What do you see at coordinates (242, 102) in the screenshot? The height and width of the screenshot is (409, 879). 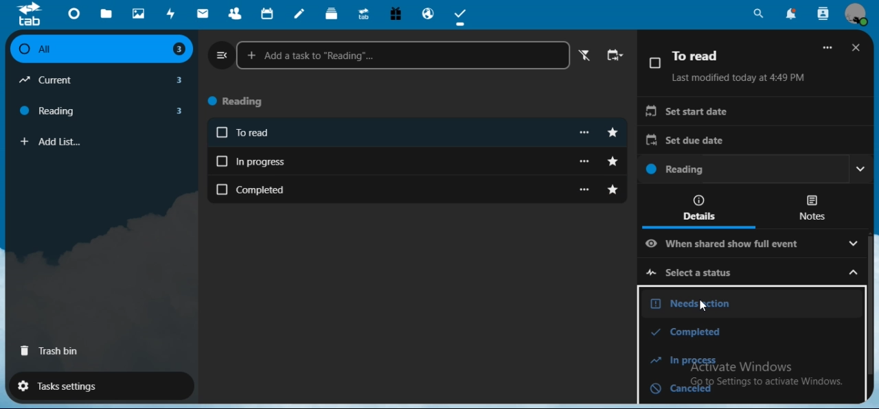 I see `reading` at bounding box center [242, 102].